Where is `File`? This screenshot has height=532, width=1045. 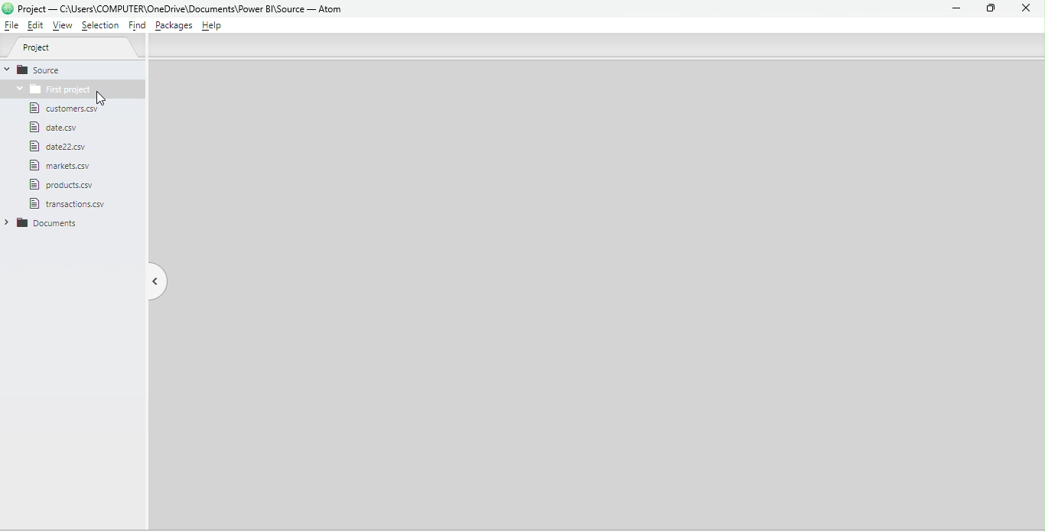
File is located at coordinates (69, 109).